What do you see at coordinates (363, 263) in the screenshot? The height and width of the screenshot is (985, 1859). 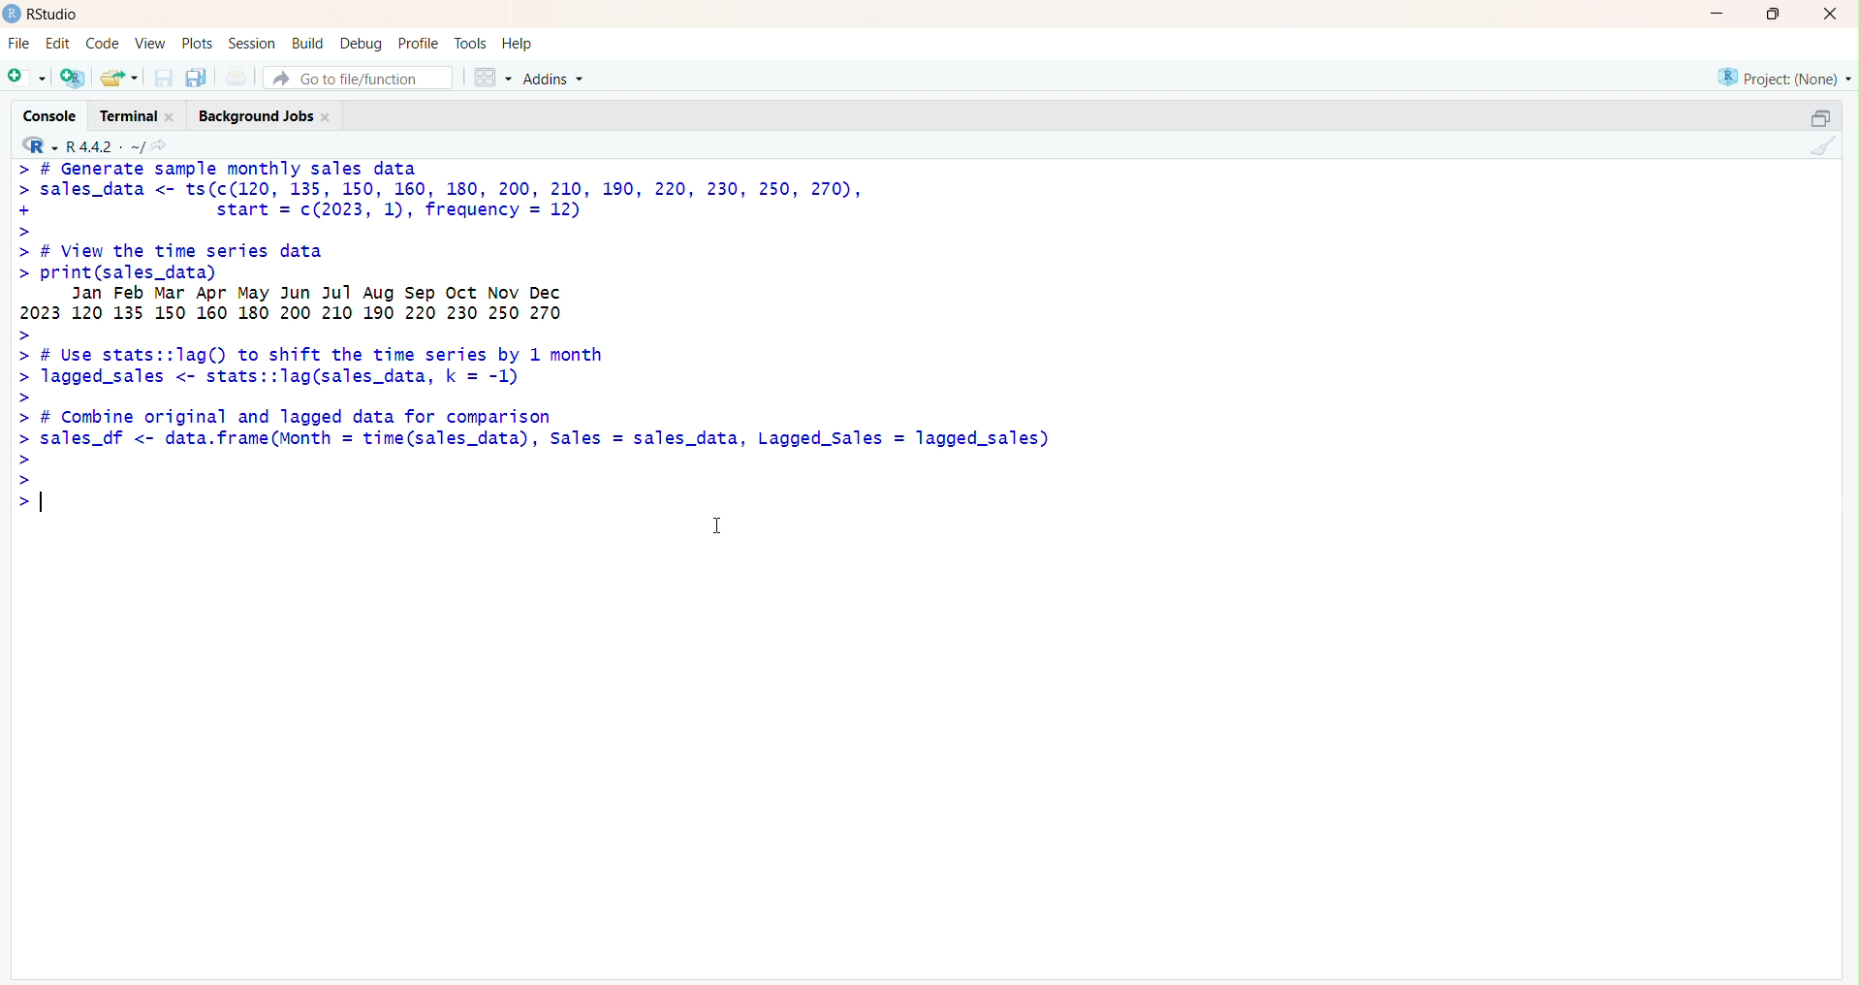 I see `> # View the Time series data> print(sales_data)` at bounding box center [363, 263].